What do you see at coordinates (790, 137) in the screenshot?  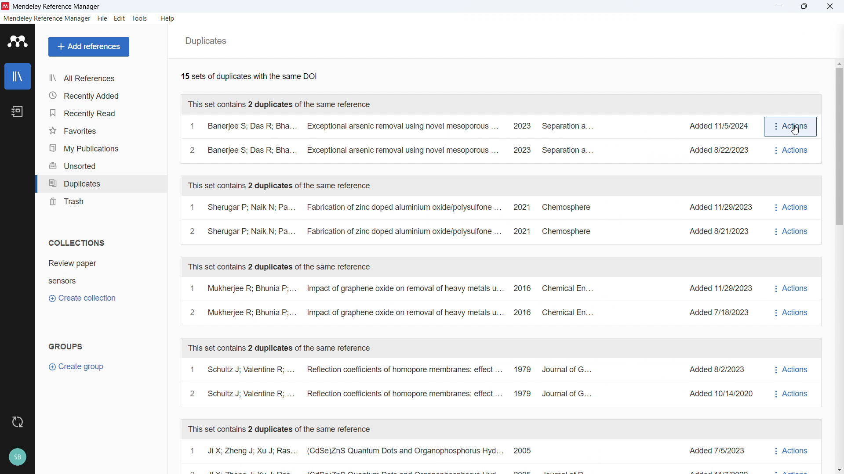 I see `actions ` at bounding box center [790, 137].